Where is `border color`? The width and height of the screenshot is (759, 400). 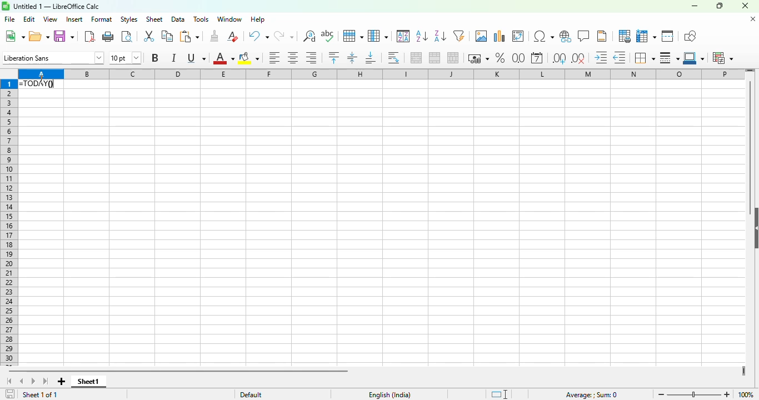 border color is located at coordinates (695, 58).